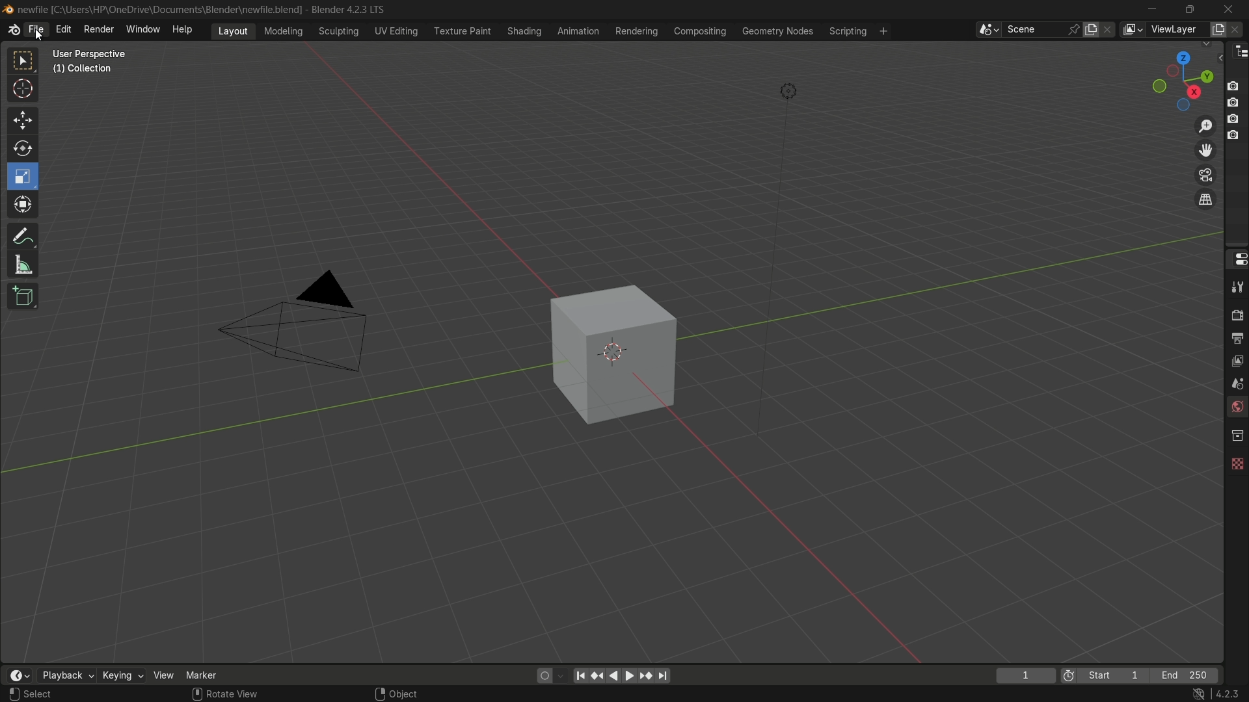 This screenshot has width=1249, height=702. I want to click on uv editing menu, so click(396, 31).